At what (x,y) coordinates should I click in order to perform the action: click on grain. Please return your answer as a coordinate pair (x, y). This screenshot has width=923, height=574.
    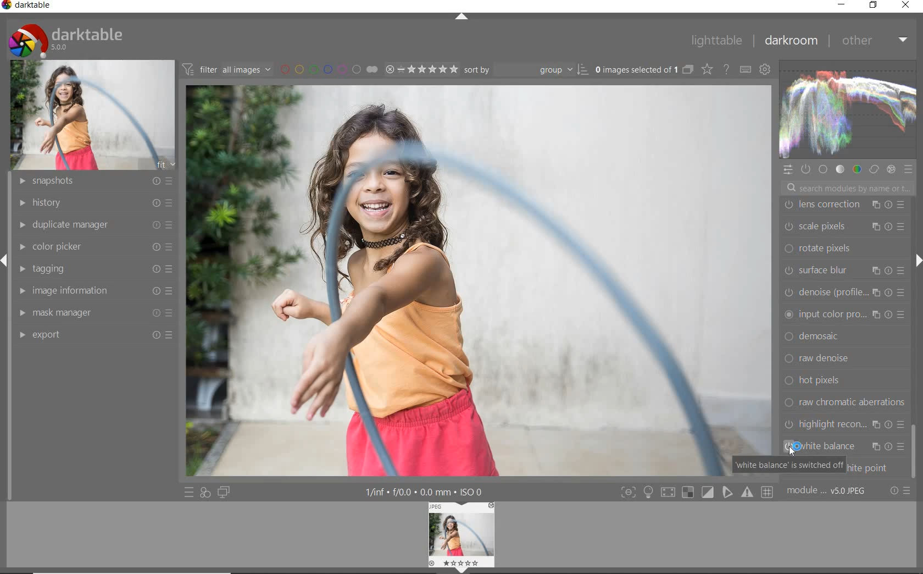
    Looking at the image, I should click on (848, 384).